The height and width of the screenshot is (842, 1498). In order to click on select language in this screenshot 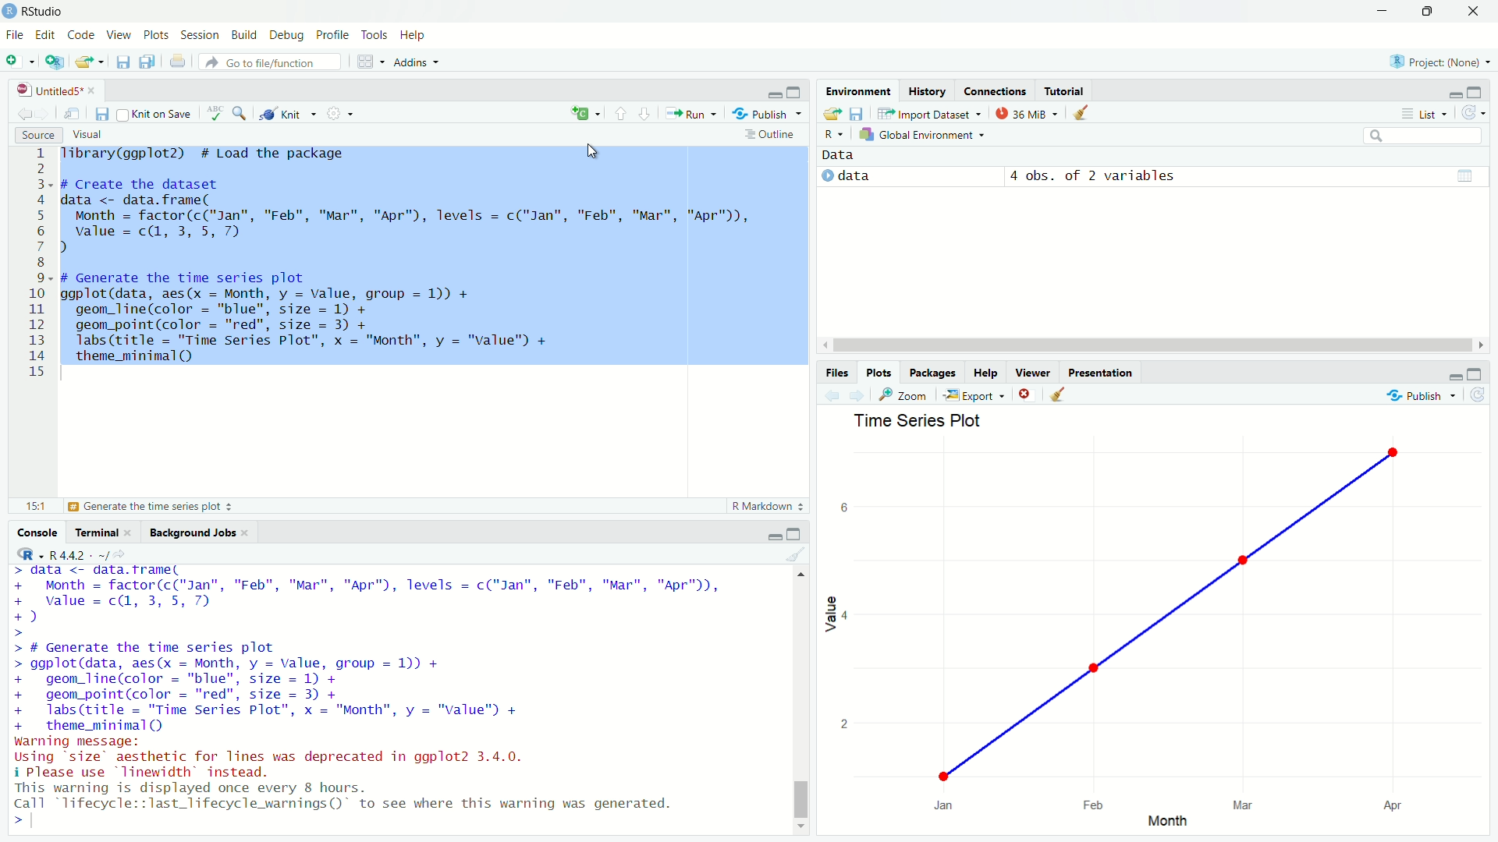, I will do `click(835, 136)`.